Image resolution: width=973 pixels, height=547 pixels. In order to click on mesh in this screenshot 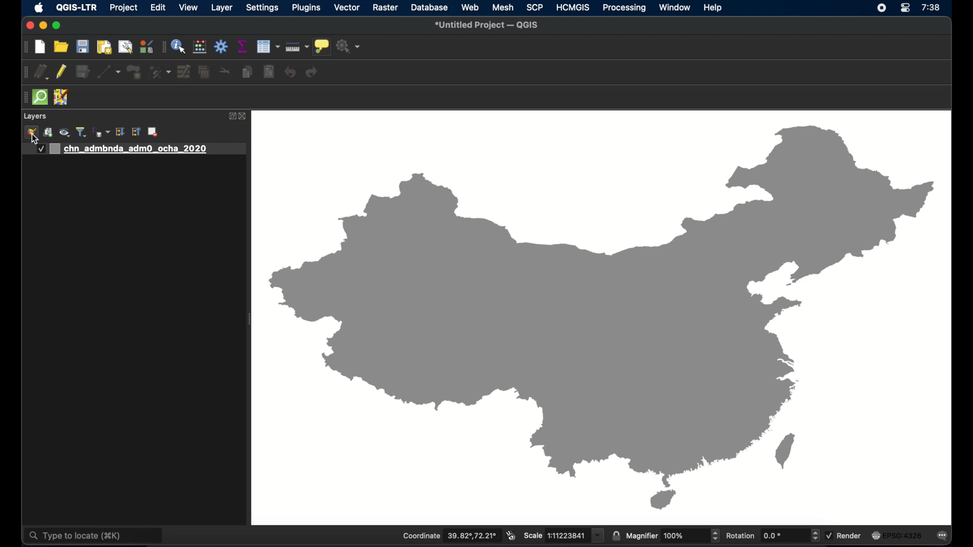, I will do `click(503, 7)`.